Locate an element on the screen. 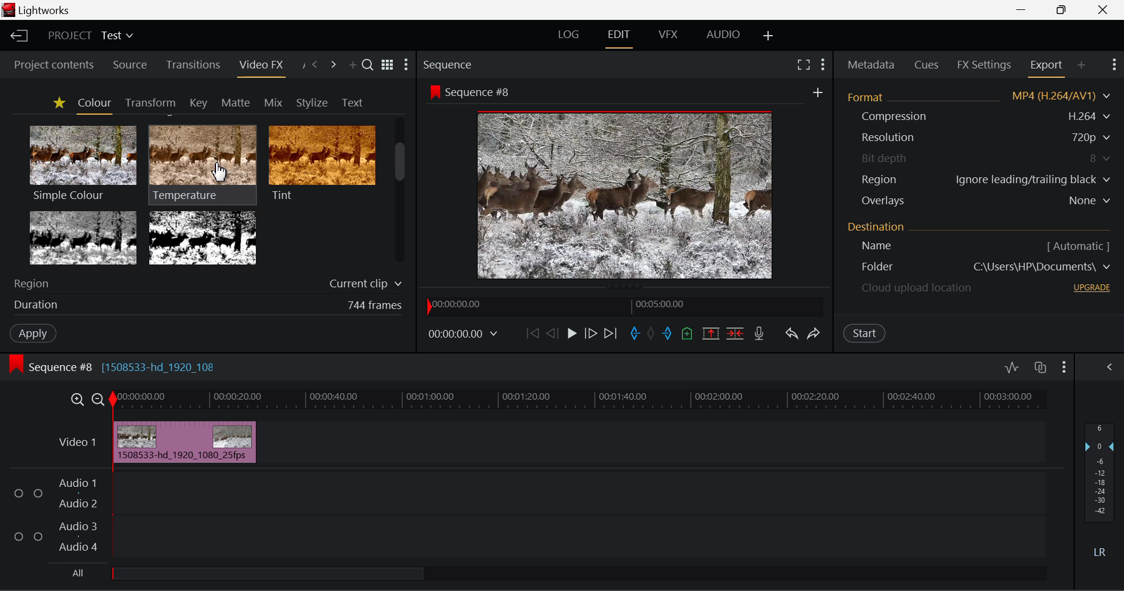  UPGRADE is located at coordinates (1092, 287).